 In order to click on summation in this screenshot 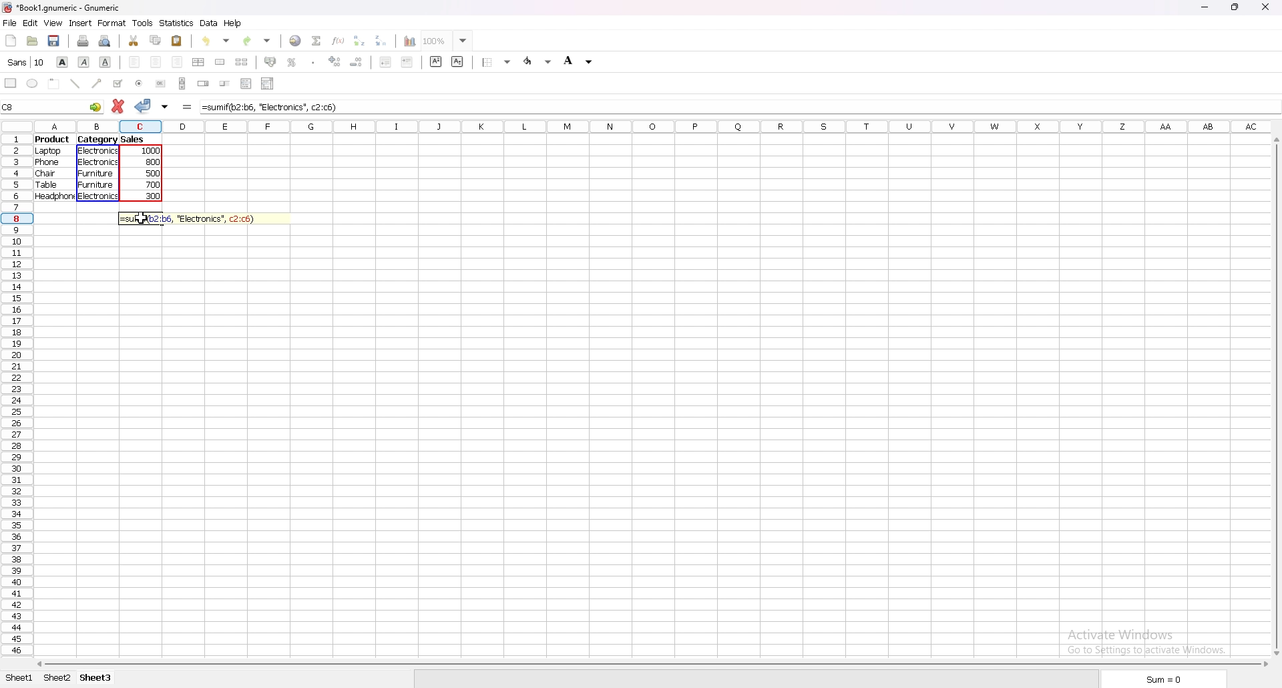, I will do `click(318, 40)`.